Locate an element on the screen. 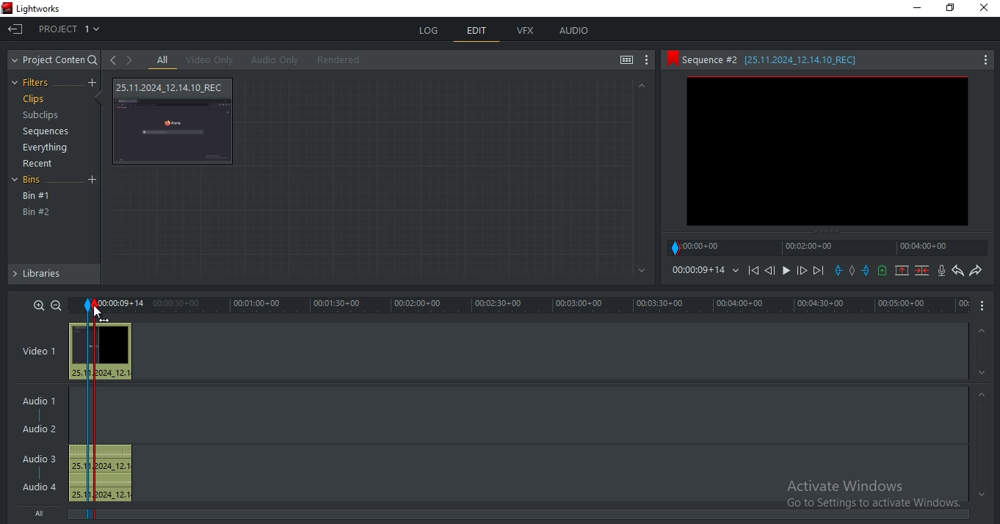  recent is located at coordinates (40, 164).